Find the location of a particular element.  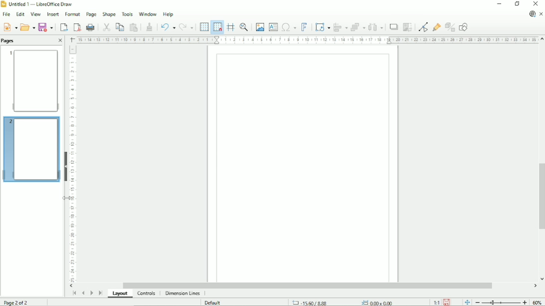

Scroll to first page is located at coordinates (74, 293).